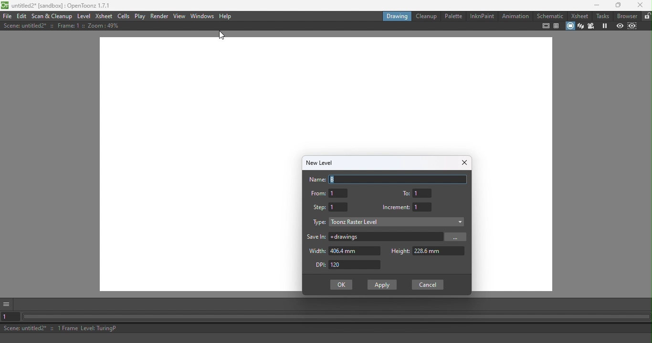 This screenshot has width=652, height=343. Describe the element at coordinates (602, 26) in the screenshot. I see `Freeze` at that location.